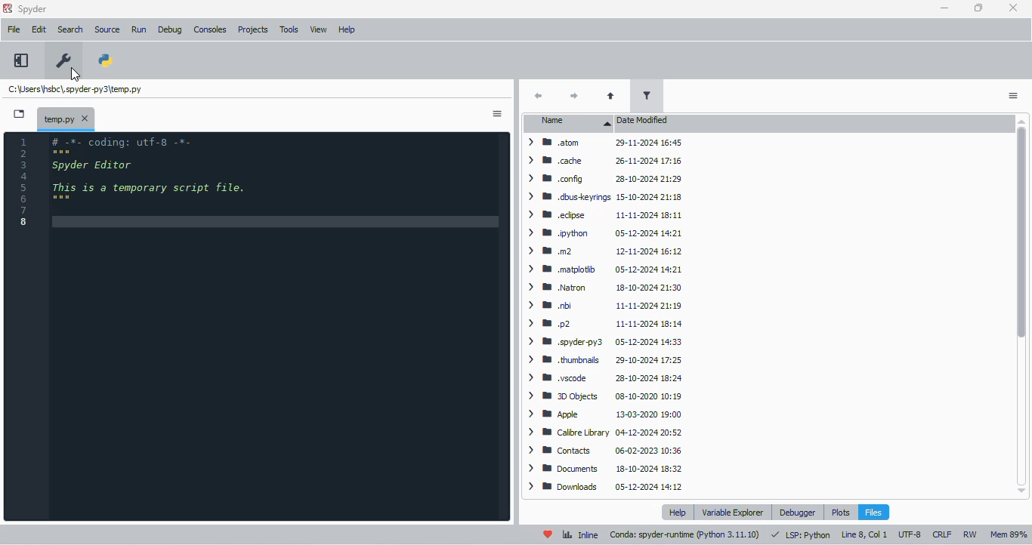 The height and width of the screenshot is (545, 1032). What do you see at coordinates (864, 534) in the screenshot?
I see `line 8, col 1` at bounding box center [864, 534].